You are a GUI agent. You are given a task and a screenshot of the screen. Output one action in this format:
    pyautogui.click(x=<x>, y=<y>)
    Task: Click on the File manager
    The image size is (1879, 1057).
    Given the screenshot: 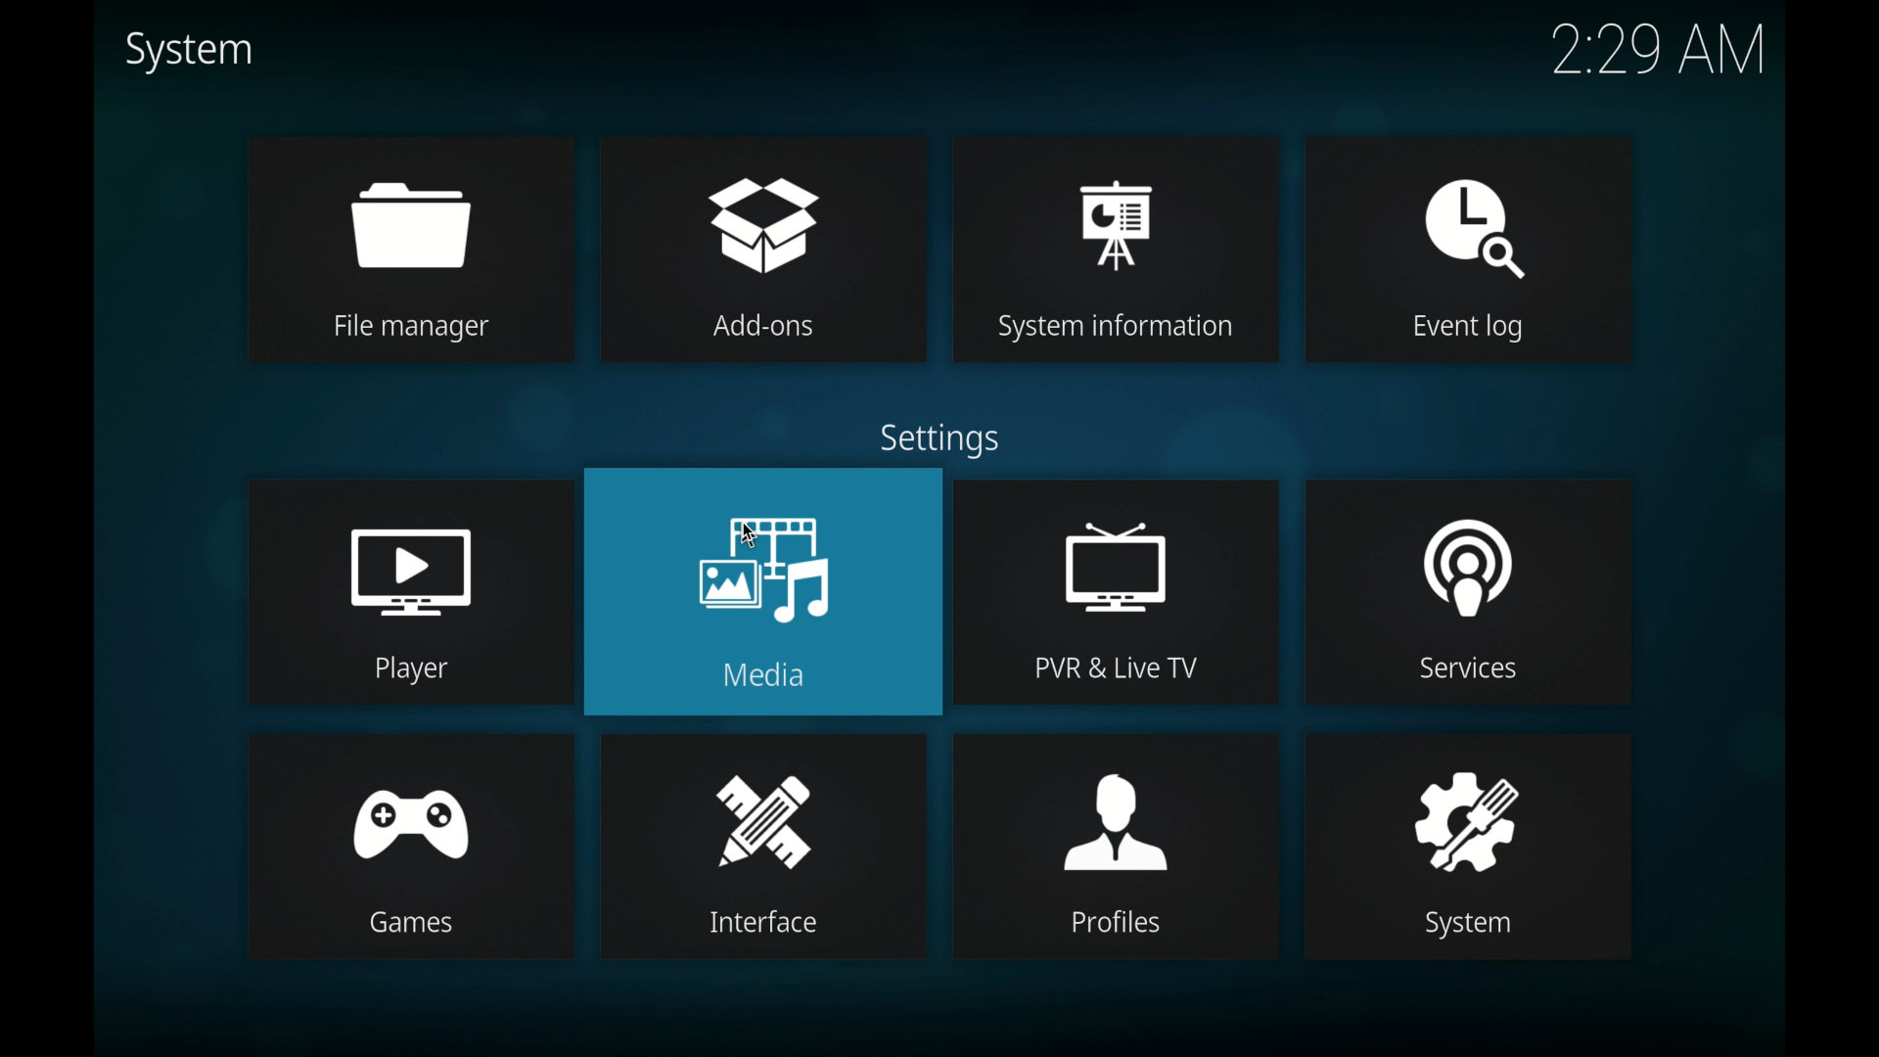 What is the action you would take?
    pyautogui.click(x=415, y=328)
    